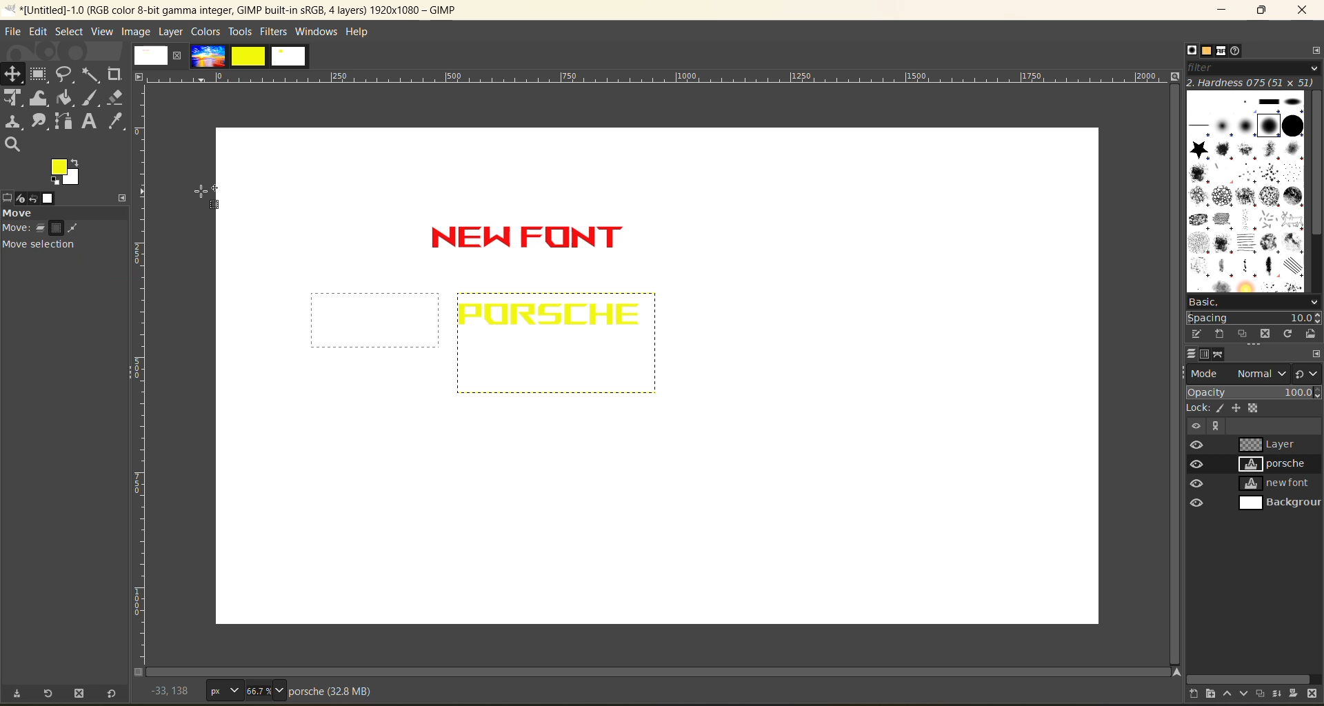  What do you see at coordinates (116, 121) in the screenshot?
I see `color picker` at bounding box center [116, 121].